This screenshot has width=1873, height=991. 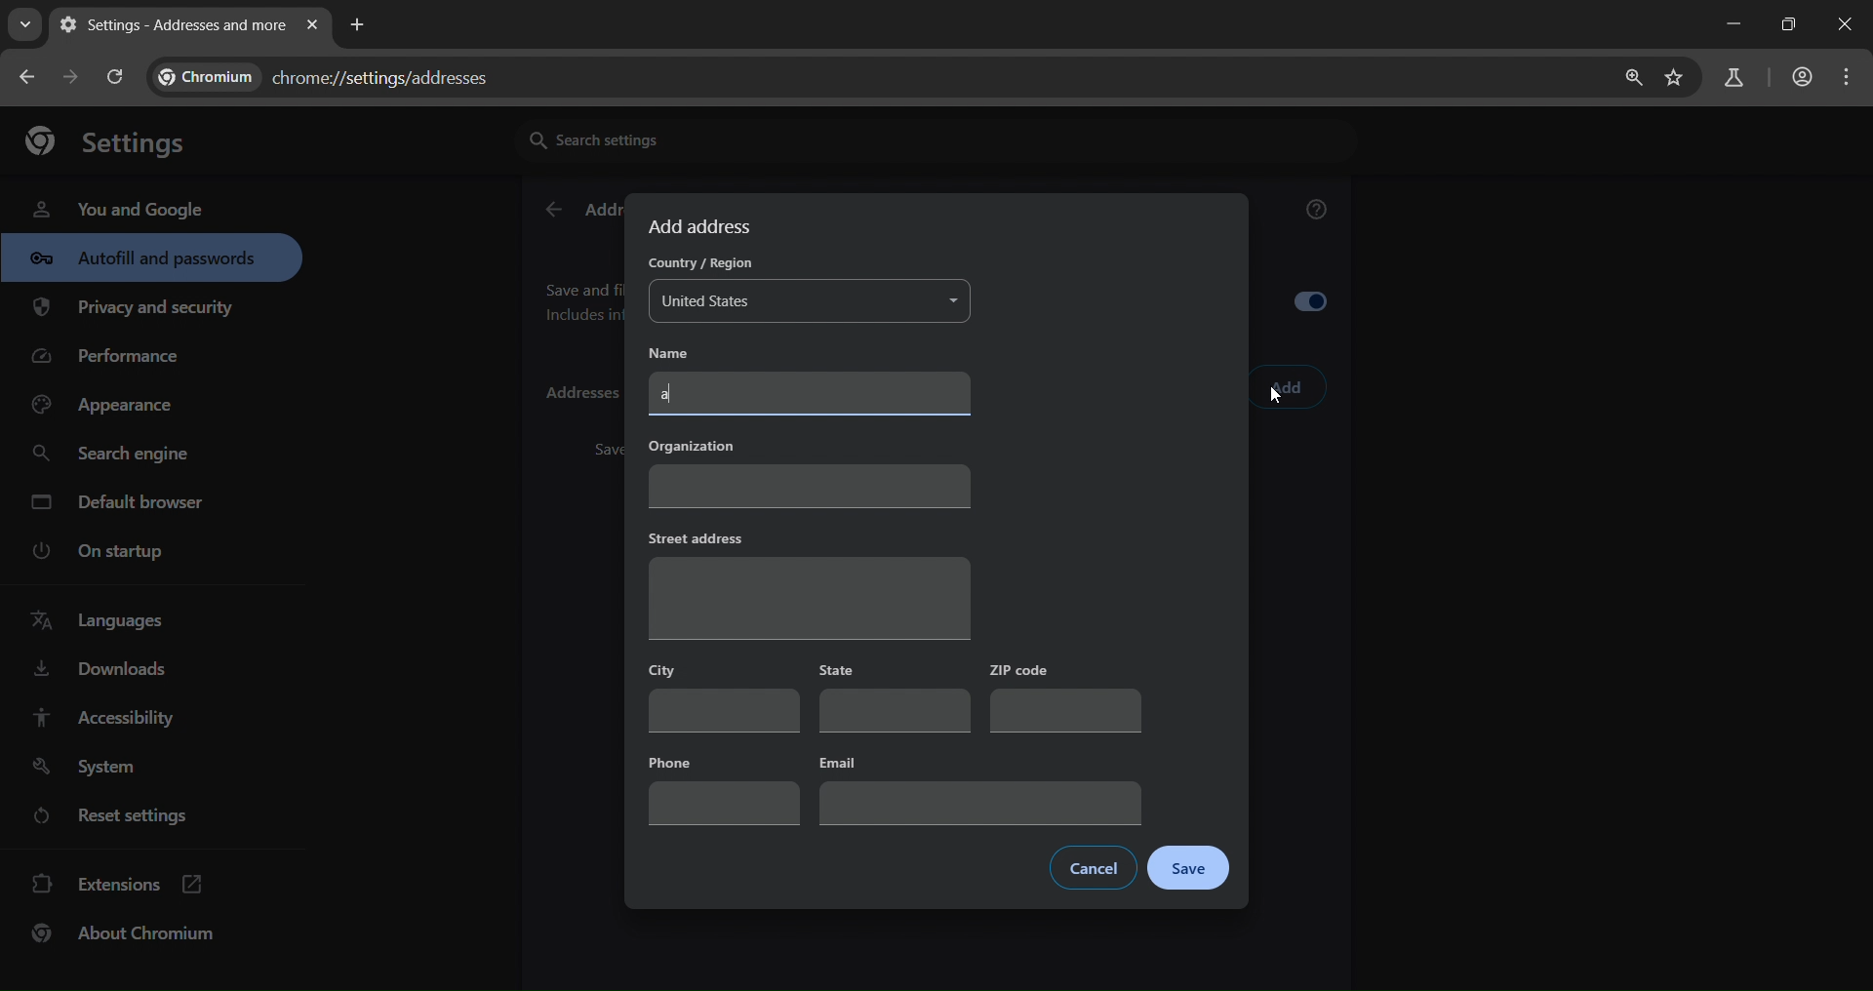 I want to click on privacy & security, so click(x=134, y=311).